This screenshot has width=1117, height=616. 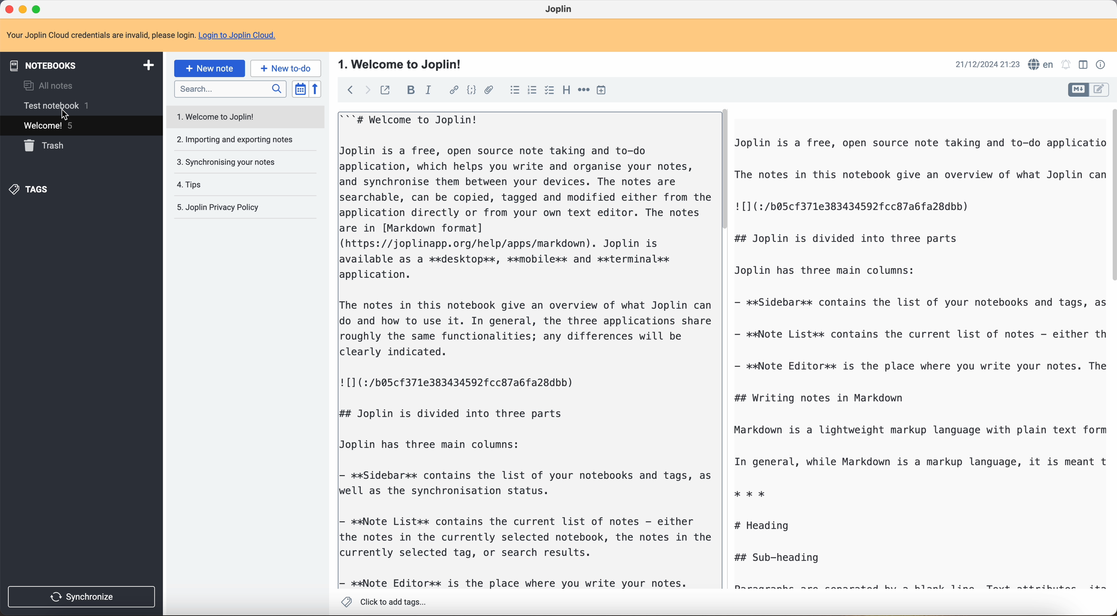 I want to click on bold, so click(x=411, y=90).